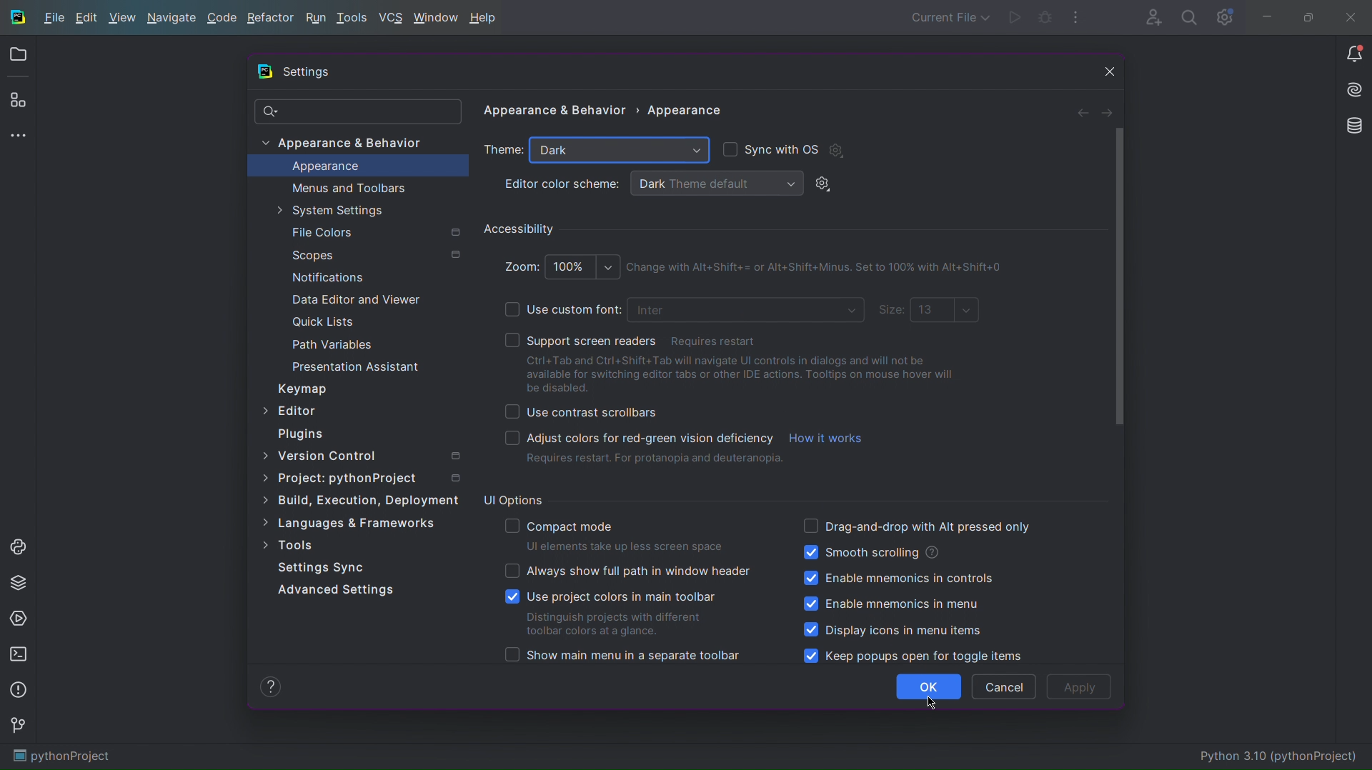 Image resolution: width=1372 pixels, height=770 pixels. What do you see at coordinates (836, 150) in the screenshot?
I see `Os settings` at bounding box center [836, 150].